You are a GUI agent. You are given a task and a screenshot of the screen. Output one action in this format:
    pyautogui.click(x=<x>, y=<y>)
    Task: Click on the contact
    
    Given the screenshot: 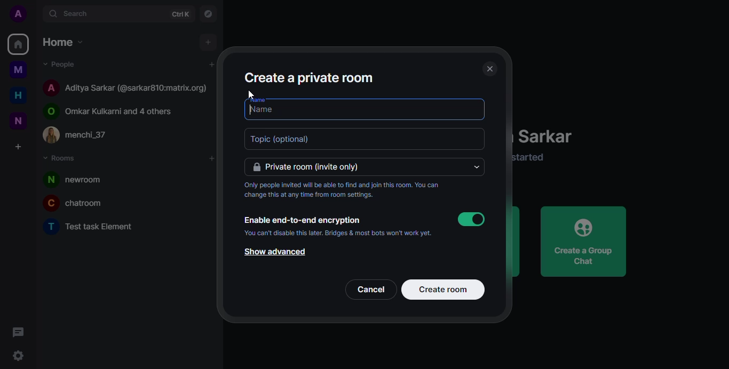 What is the action you would take?
    pyautogui.click(x=83, y=136)
    